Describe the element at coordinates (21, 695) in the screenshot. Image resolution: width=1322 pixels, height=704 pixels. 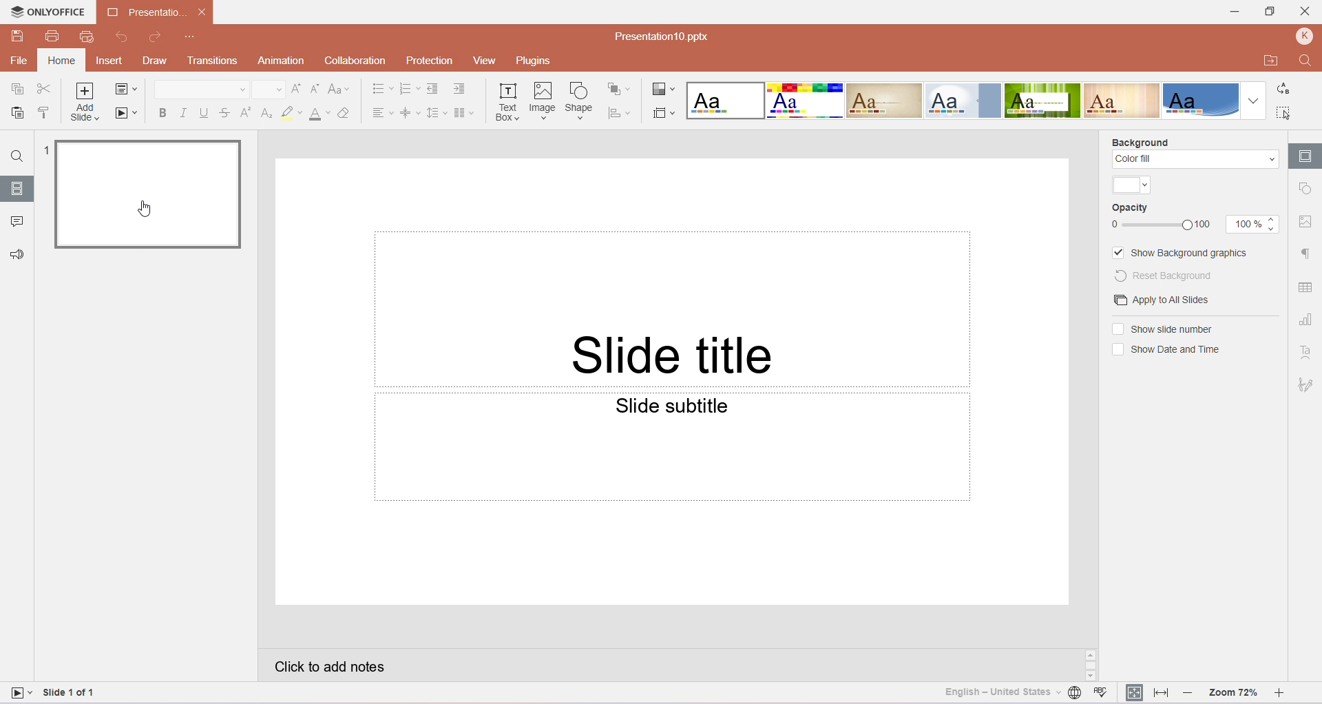
I see `` at that location.